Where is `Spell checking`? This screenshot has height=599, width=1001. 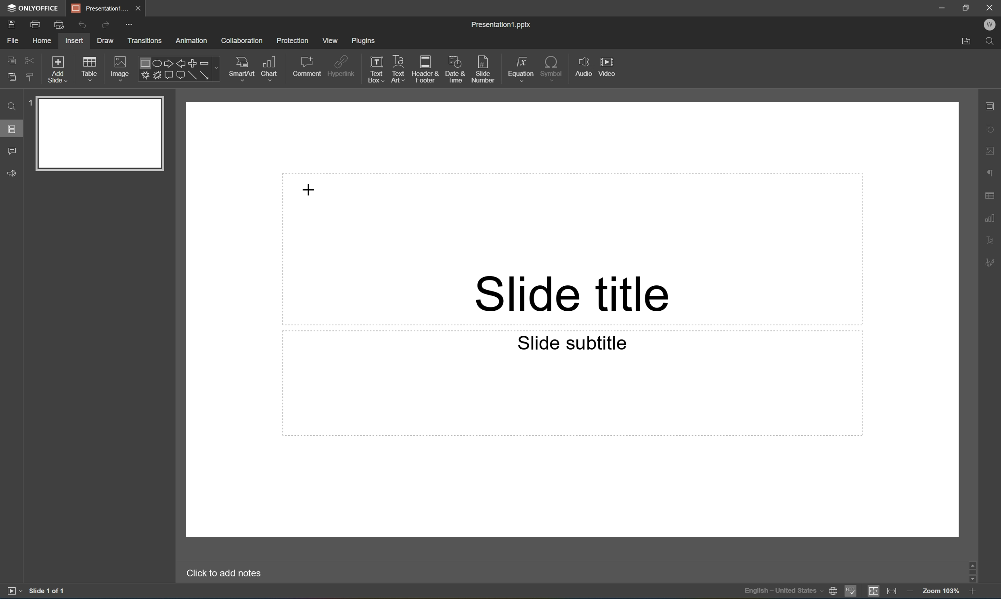 Spell checking is located at coordinates (850, 592).